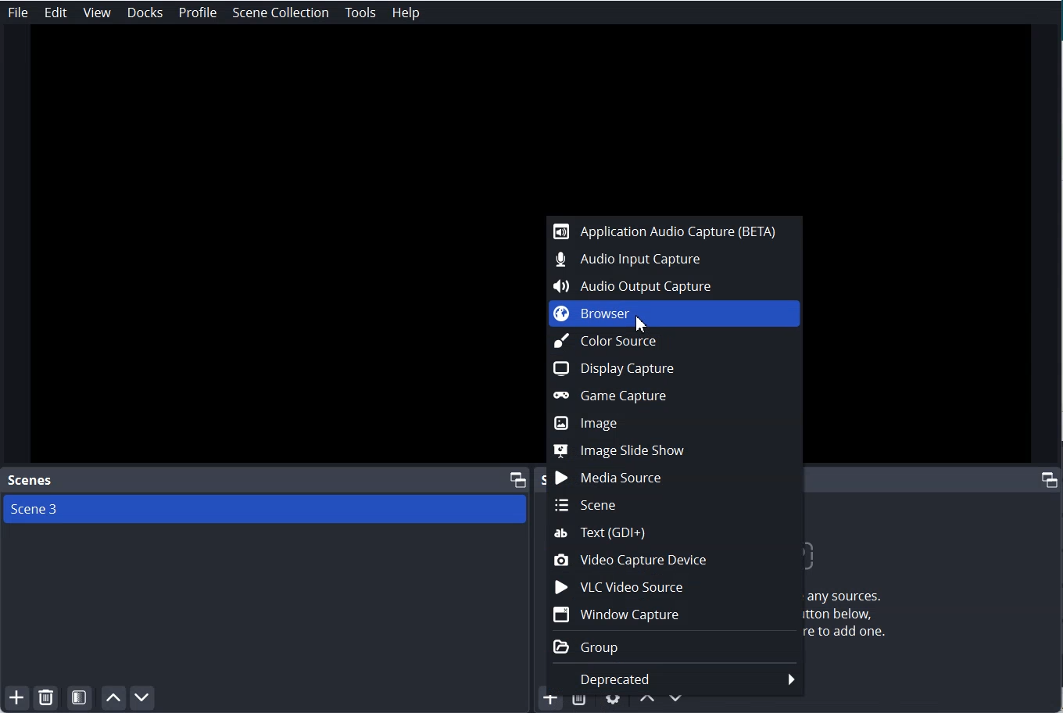  I want to click on Edit, so click(56, 13).